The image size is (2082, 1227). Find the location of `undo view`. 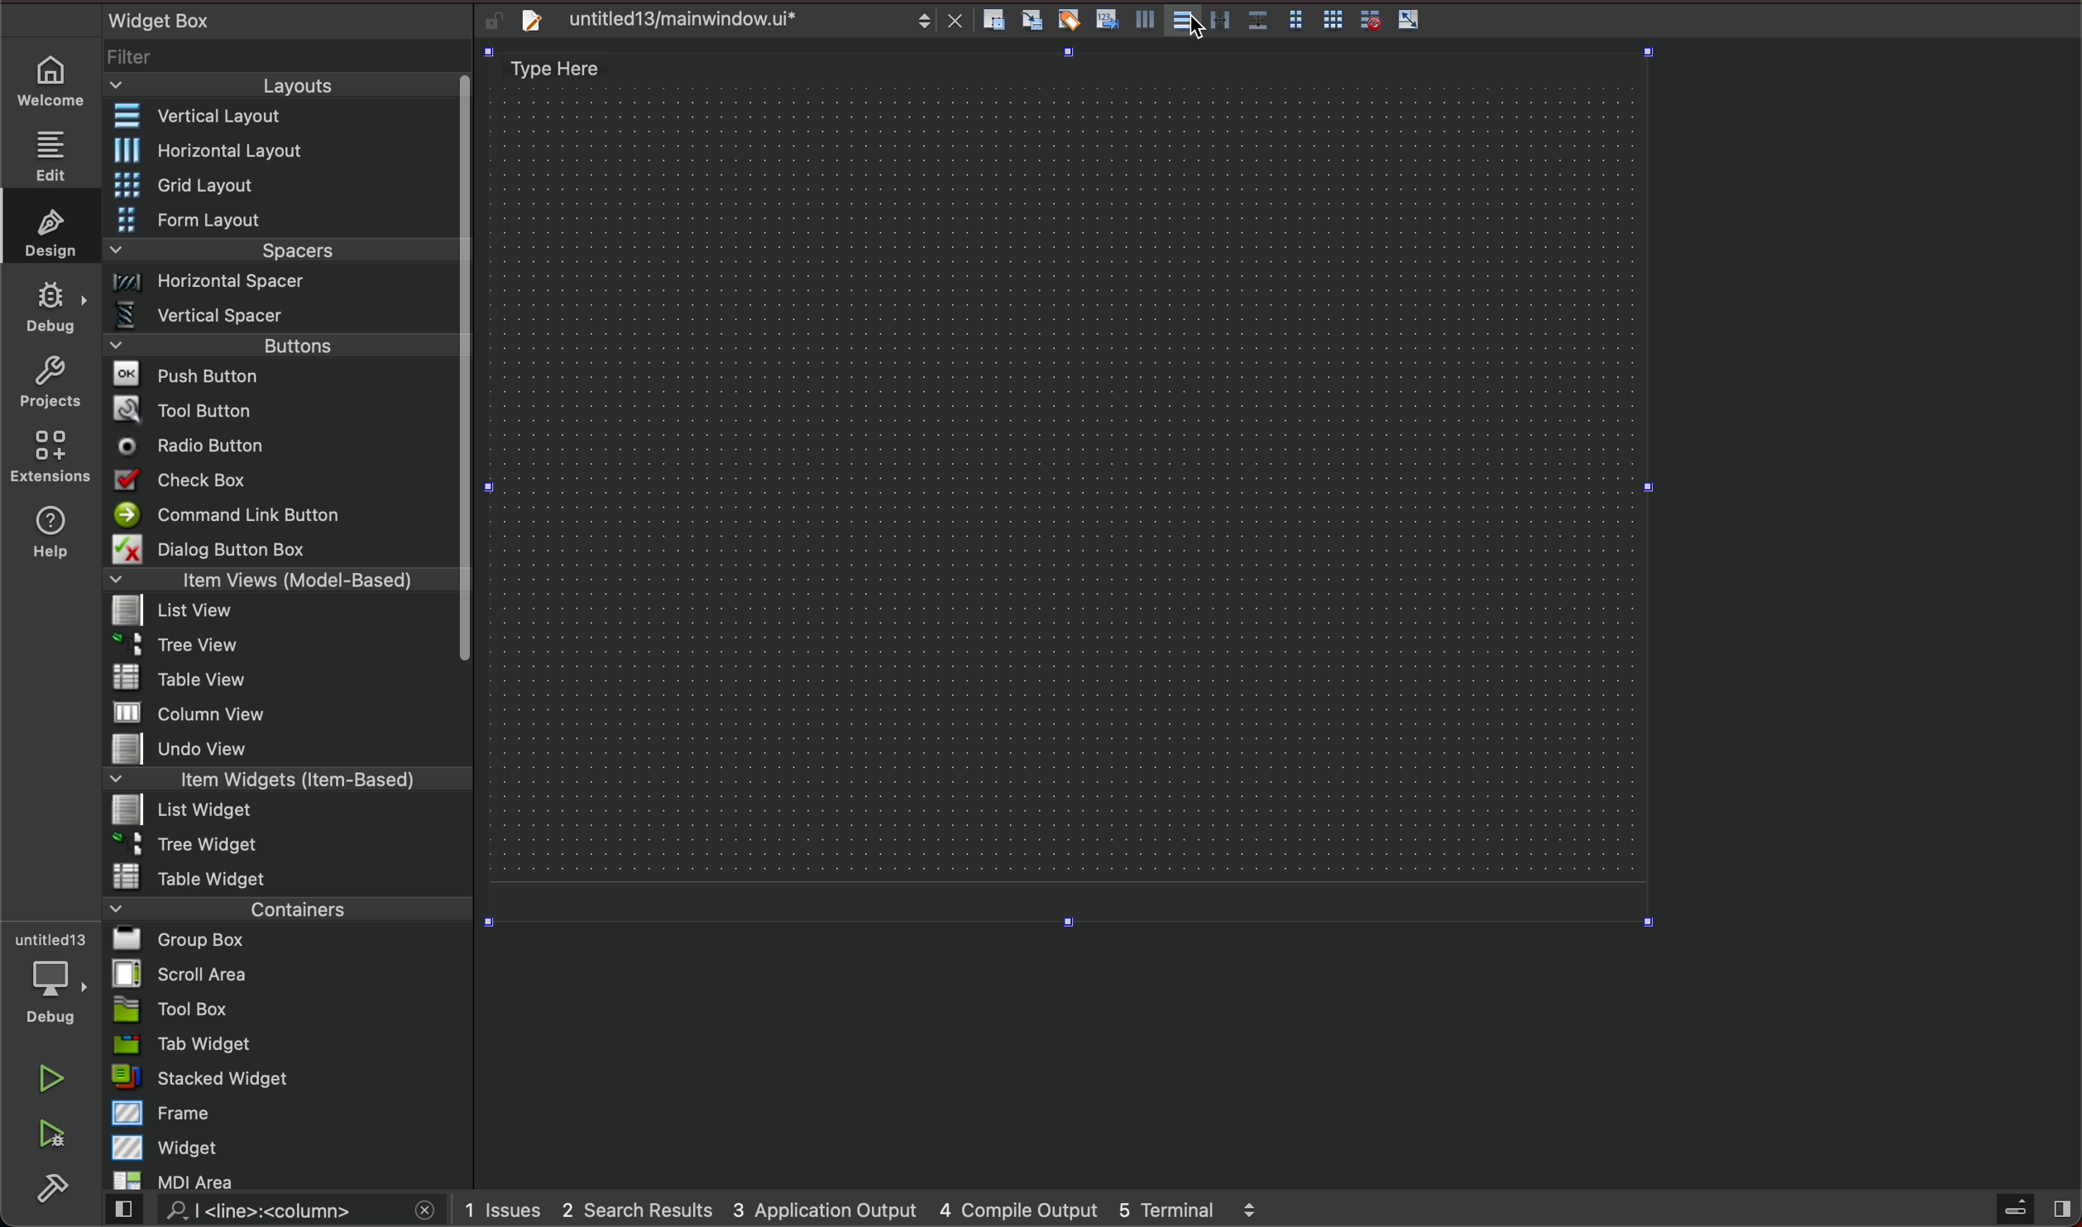

undo view is located at coordinates (281, 749).